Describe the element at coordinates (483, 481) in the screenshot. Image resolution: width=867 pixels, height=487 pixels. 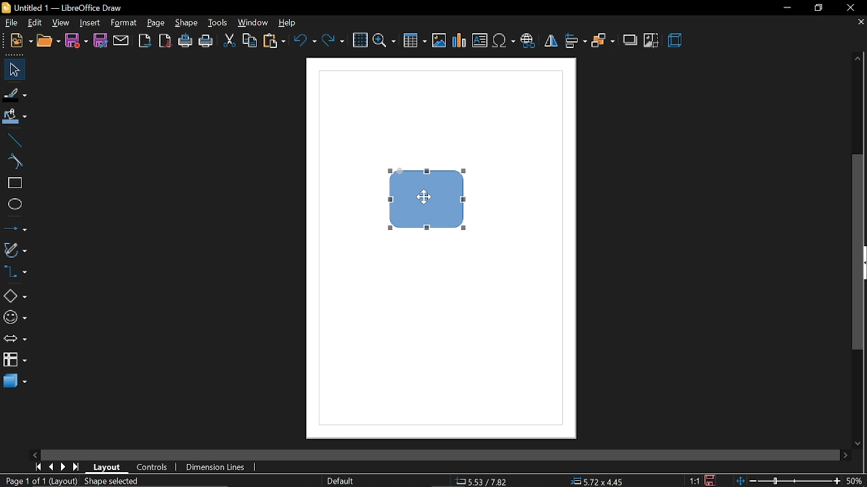
I see `co-ordinate` at that location.